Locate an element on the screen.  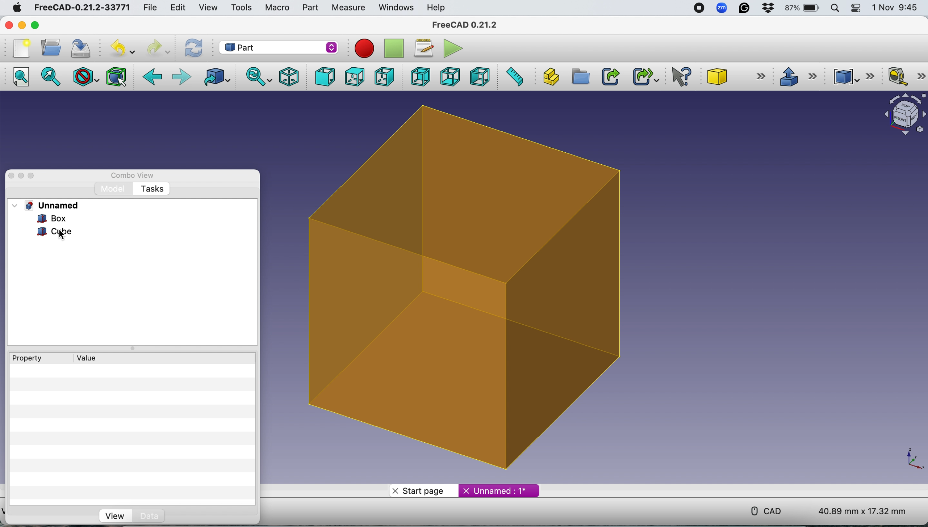
Go to linked object is located at coordinates (218, 77).